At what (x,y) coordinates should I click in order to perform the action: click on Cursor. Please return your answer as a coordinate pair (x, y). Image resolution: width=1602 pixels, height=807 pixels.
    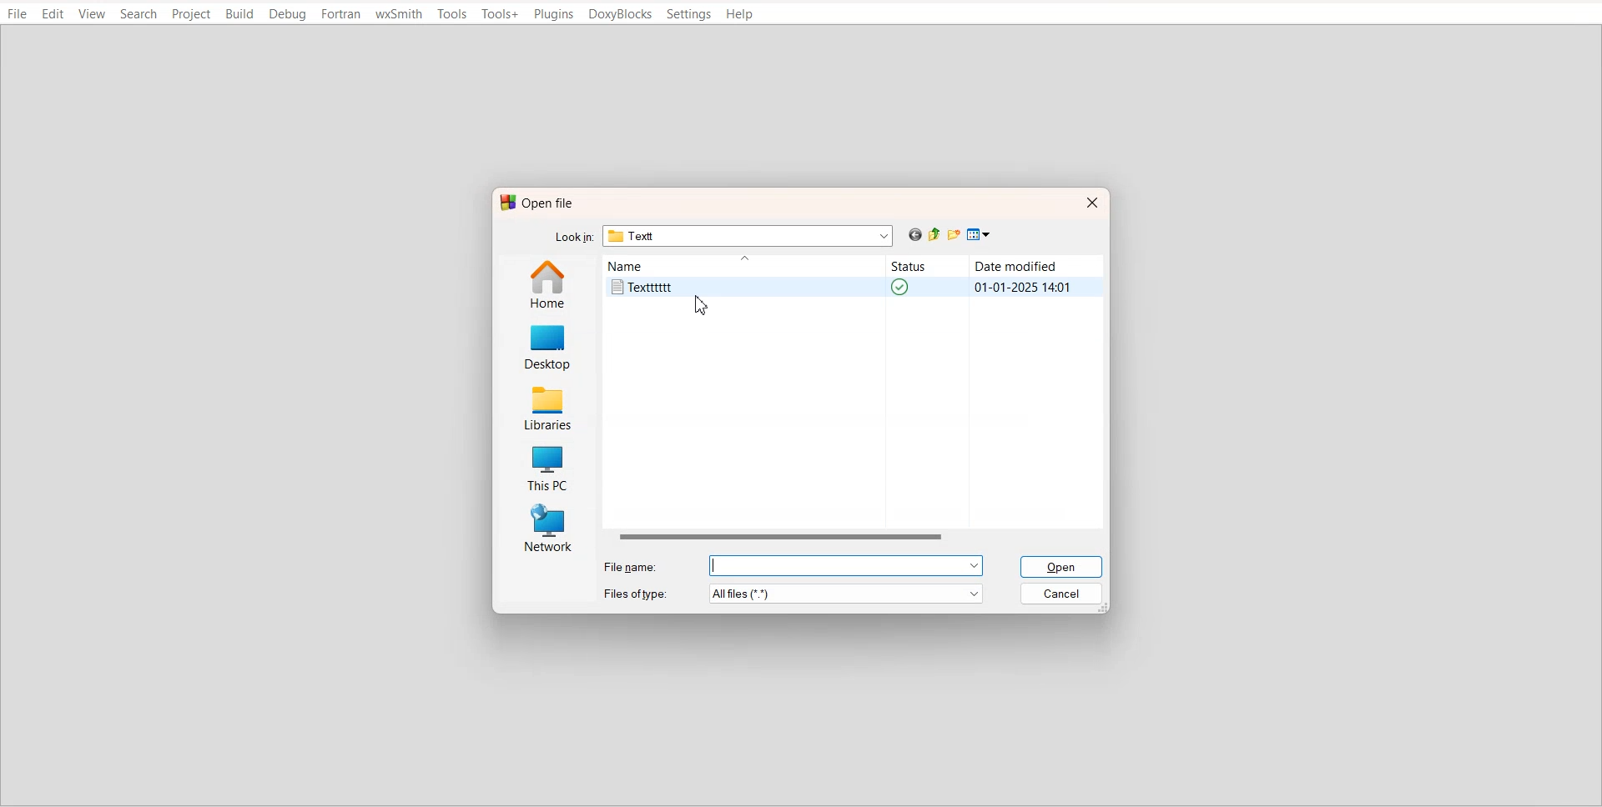
    Looking at the image, I should click on (703, 306).